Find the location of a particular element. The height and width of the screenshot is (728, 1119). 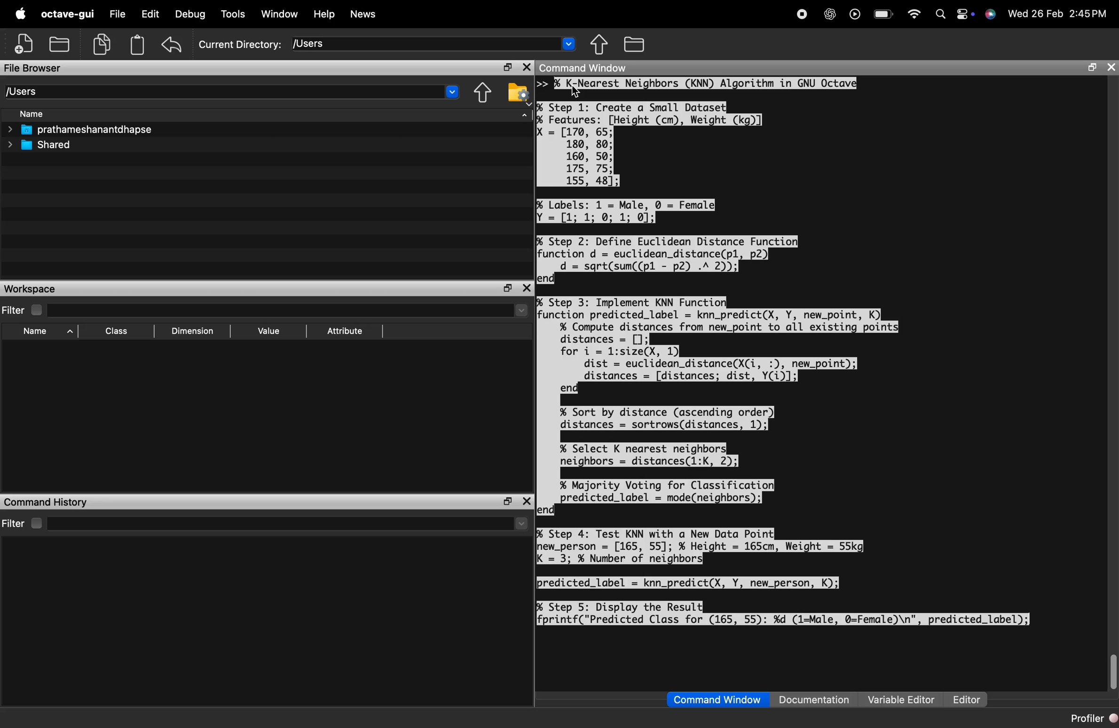

octave-gui is located at coordinates (68, 14).